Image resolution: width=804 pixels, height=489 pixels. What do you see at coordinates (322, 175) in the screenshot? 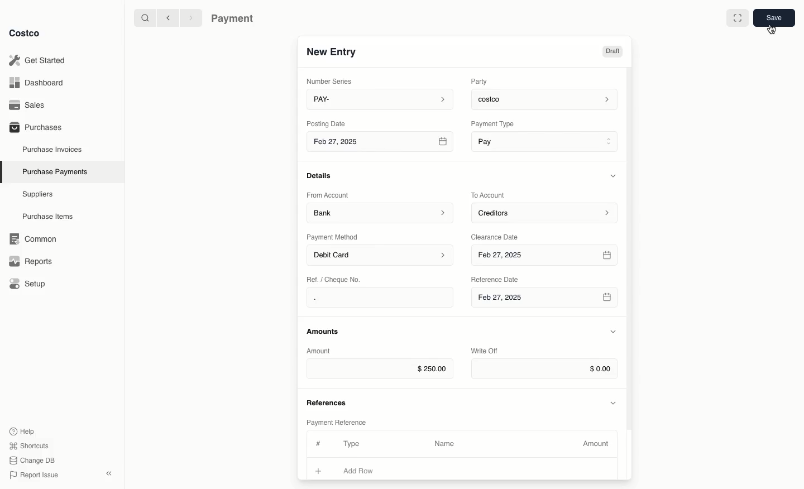
I see `Details` at bounding box center [322, 175].